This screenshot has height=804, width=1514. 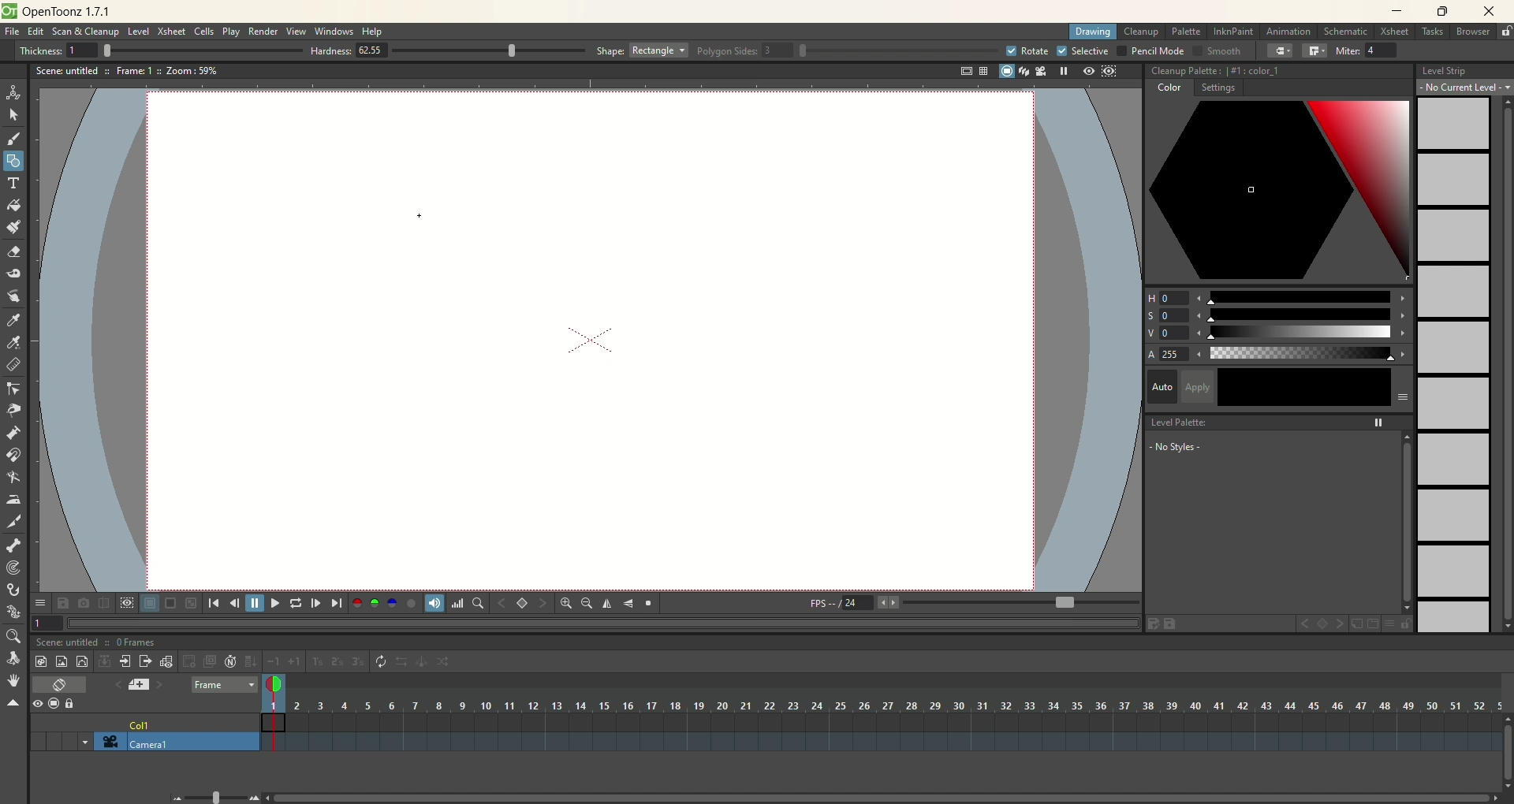 What do you see at coordinates (381, 662) in the screenshot?
I see `repeat` at bounding box center [381, 662].